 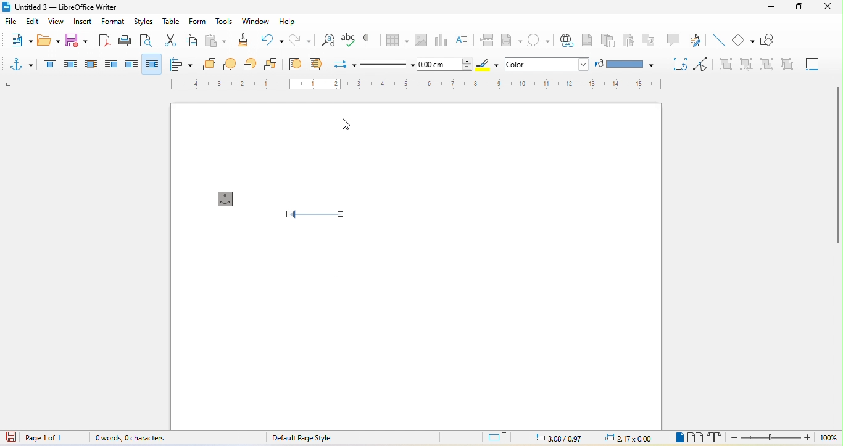 I want to click on file, so click(x=13, y=22).